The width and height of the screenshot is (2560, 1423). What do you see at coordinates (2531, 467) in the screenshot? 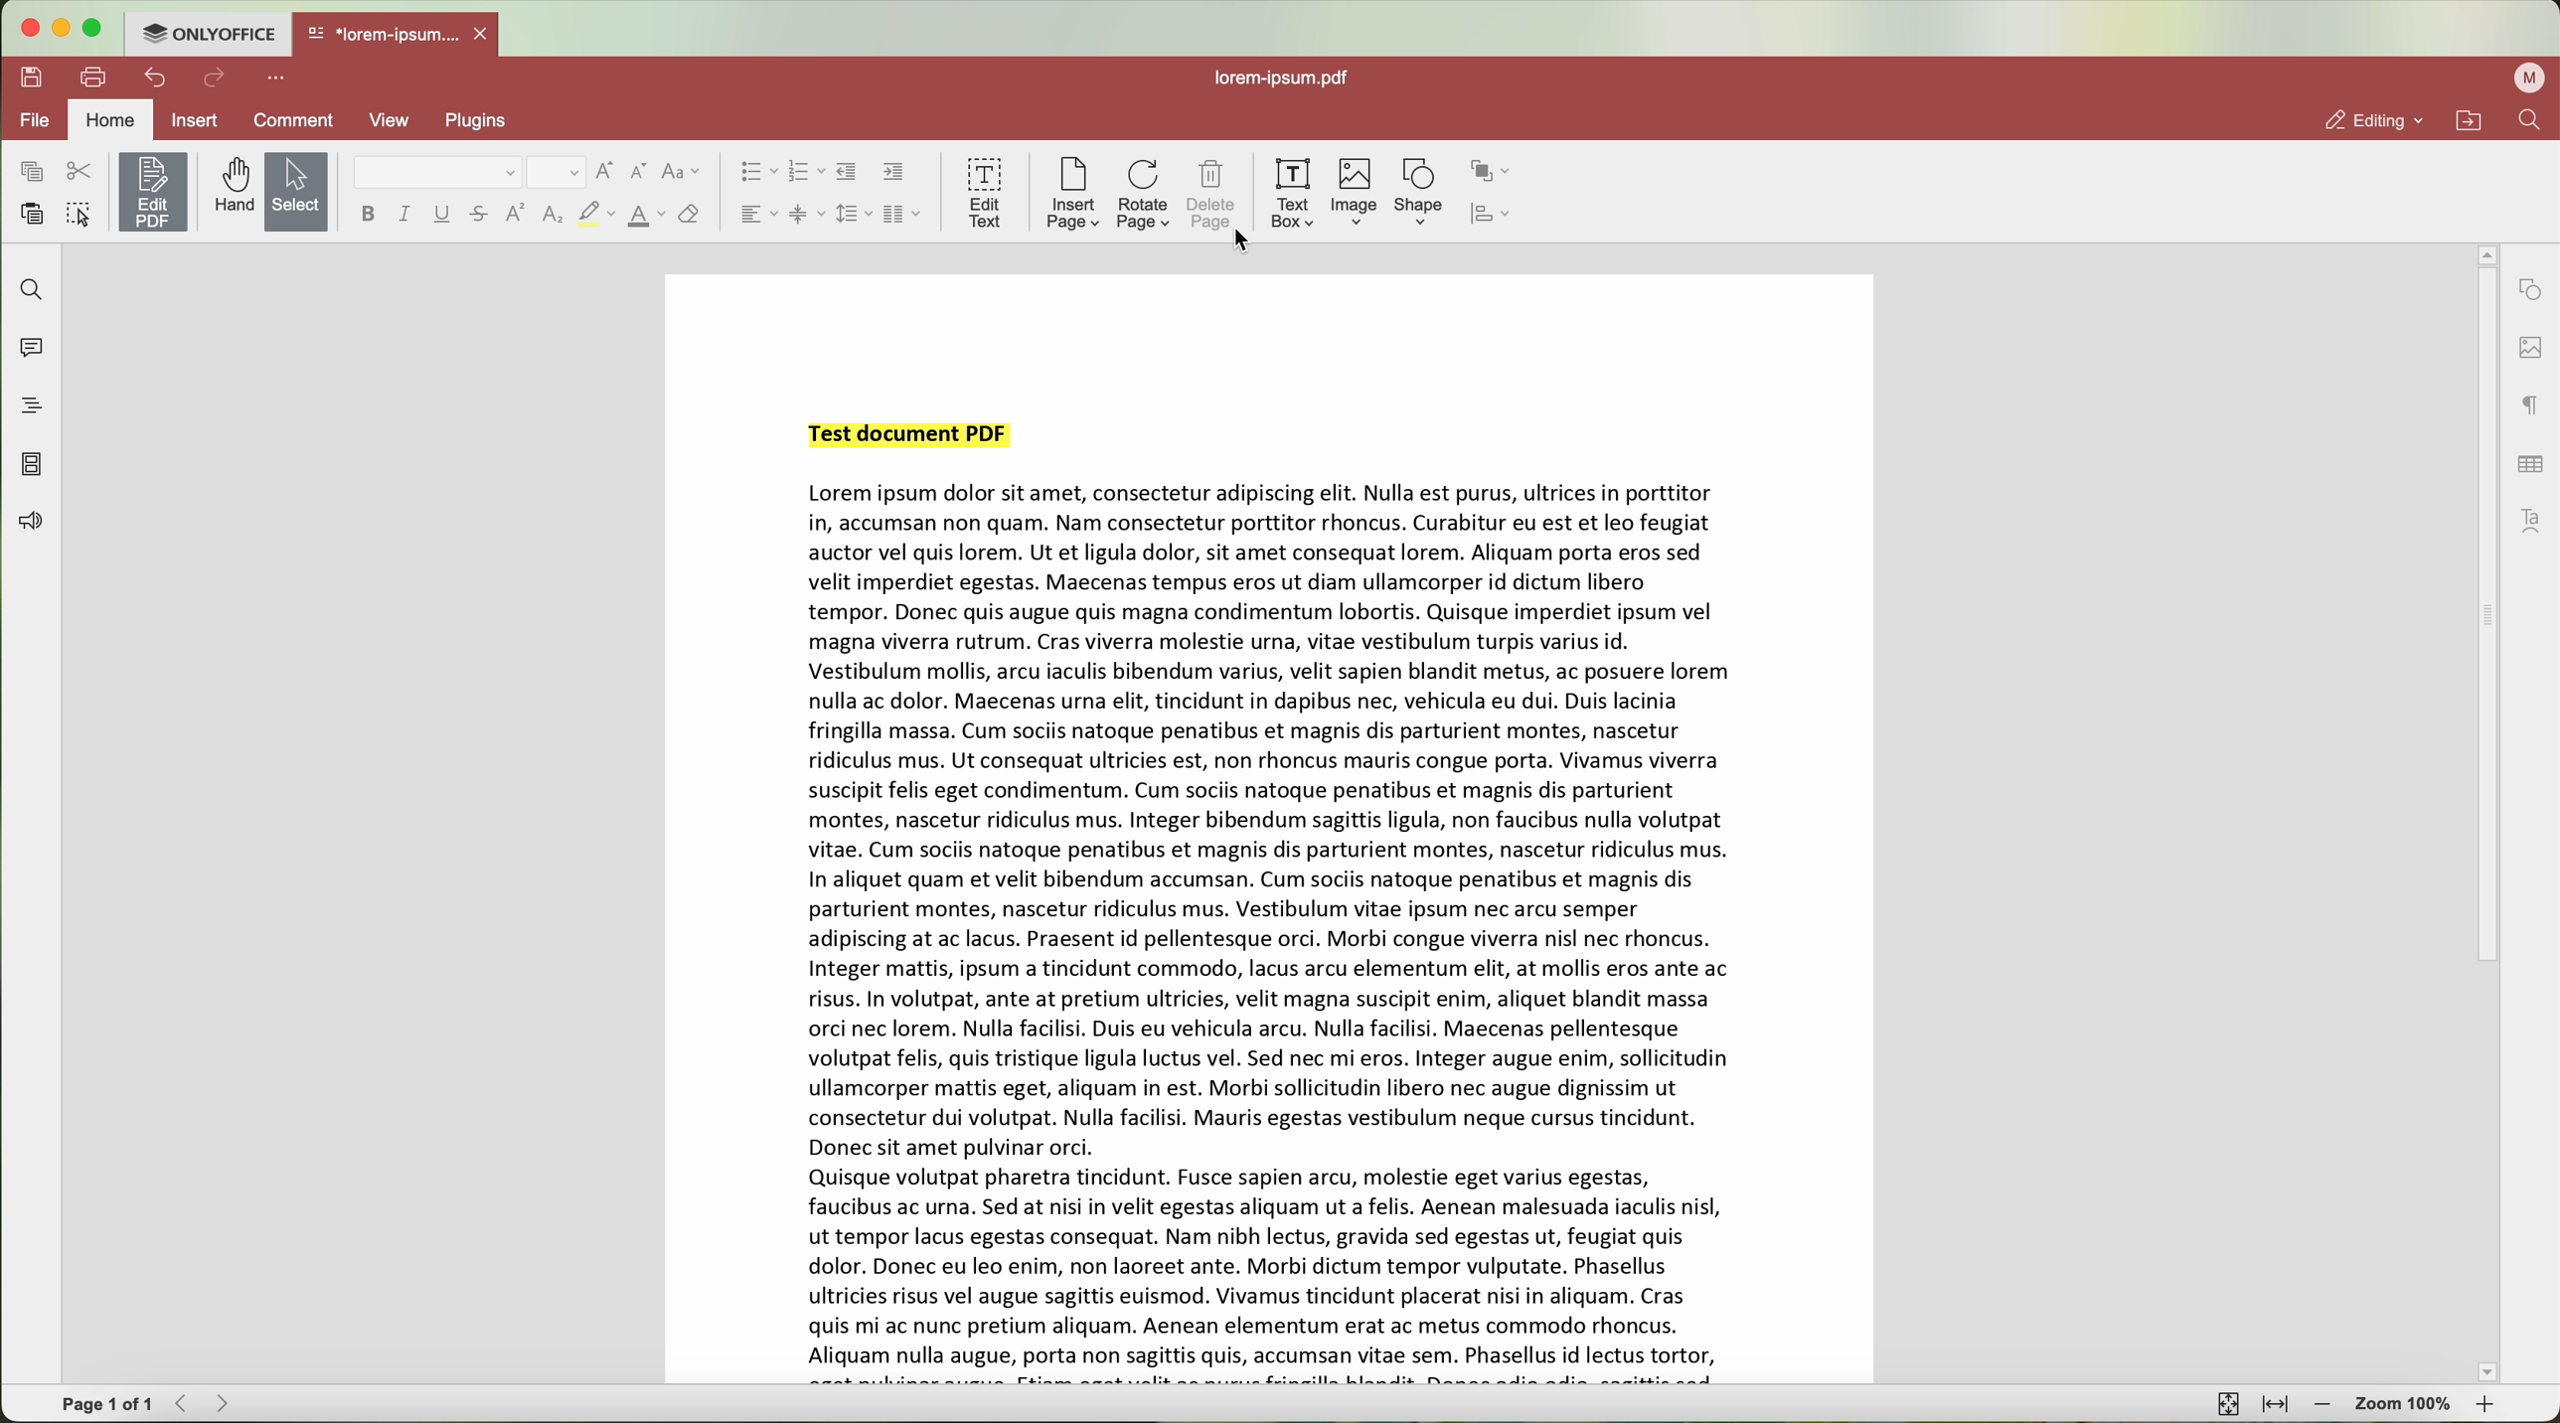
I see `table settings` at bounding box center [2531, 467].